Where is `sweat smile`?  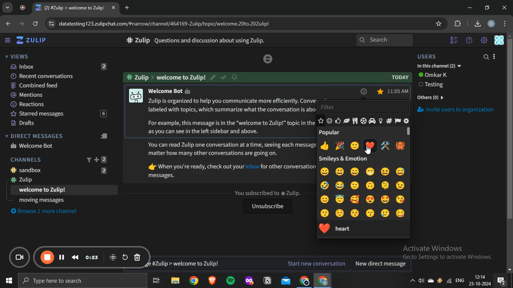 sweat smile is located at coordinates (400, 171).